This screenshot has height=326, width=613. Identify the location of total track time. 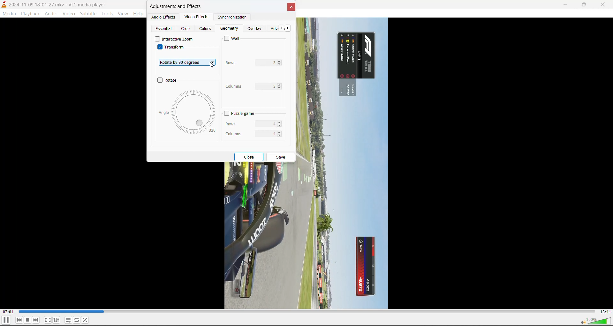
(604, 311).